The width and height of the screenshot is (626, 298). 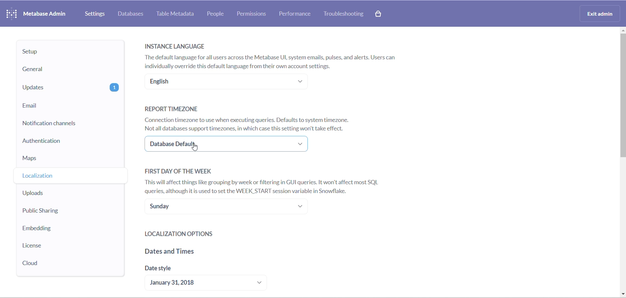 What do you see at coordinates (132, 14) in the screenshot?
I see `DATABSES` at bounding box center [132, 14].